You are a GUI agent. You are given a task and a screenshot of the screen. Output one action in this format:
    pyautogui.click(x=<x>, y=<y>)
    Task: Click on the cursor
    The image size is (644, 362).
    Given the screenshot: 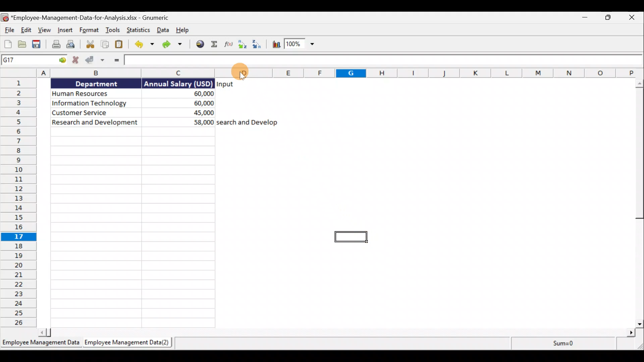 What is the action you would take?
    pyautogui.click(x=242, y=76)
    